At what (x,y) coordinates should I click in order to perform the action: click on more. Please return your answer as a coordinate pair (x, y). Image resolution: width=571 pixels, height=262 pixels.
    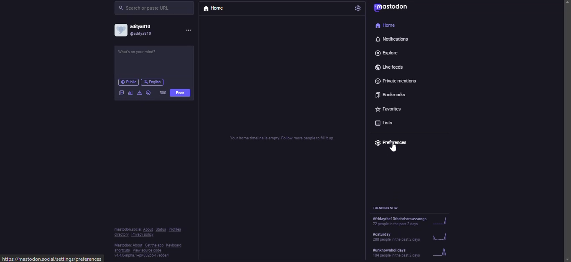
    Looking at the image, I should click on (186, 30).